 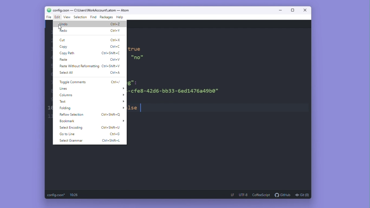 I want to click on ctrl+c, so click(x=116, y=46).